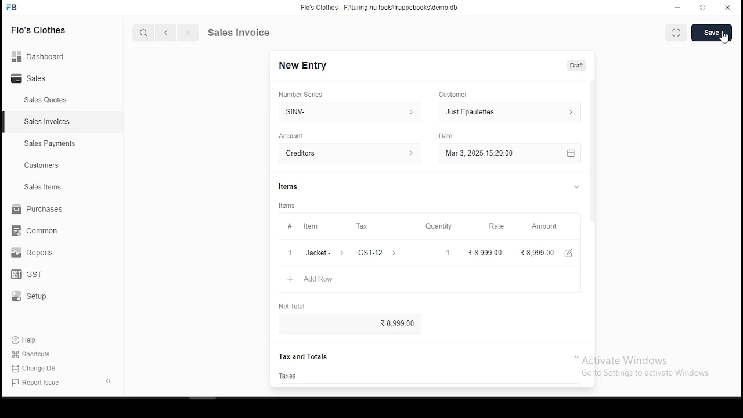 This screenshot has width=743, height=418. I want to click on net total, so click(300, 304).